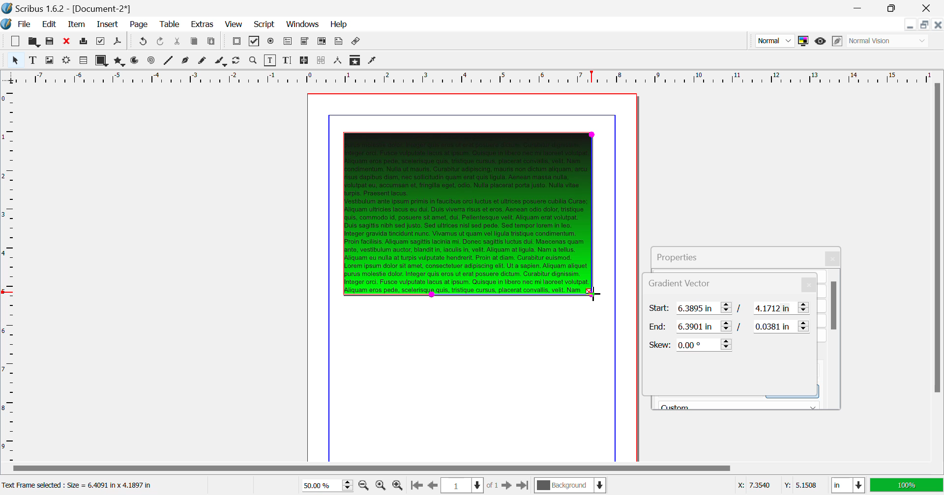 The width and height of the screenshot is (944, 495). Describe the element at coordinates (186, 61) in the screenshot. I see `Bezier Curve` at that location.